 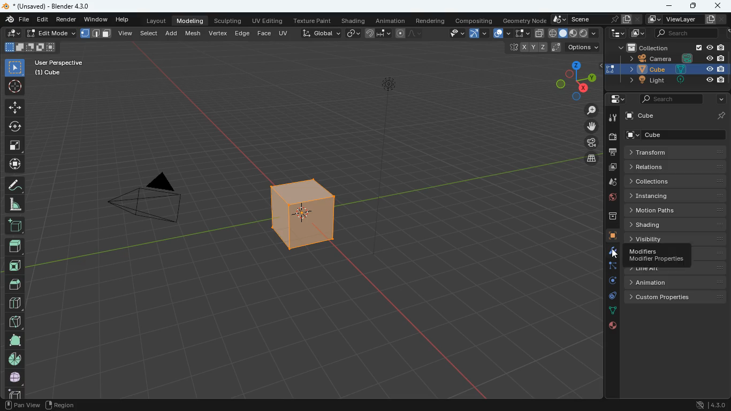 What do you see at coordinates (376, 33) in the screenshot?
I see `join` at bounding box center [376, 33].